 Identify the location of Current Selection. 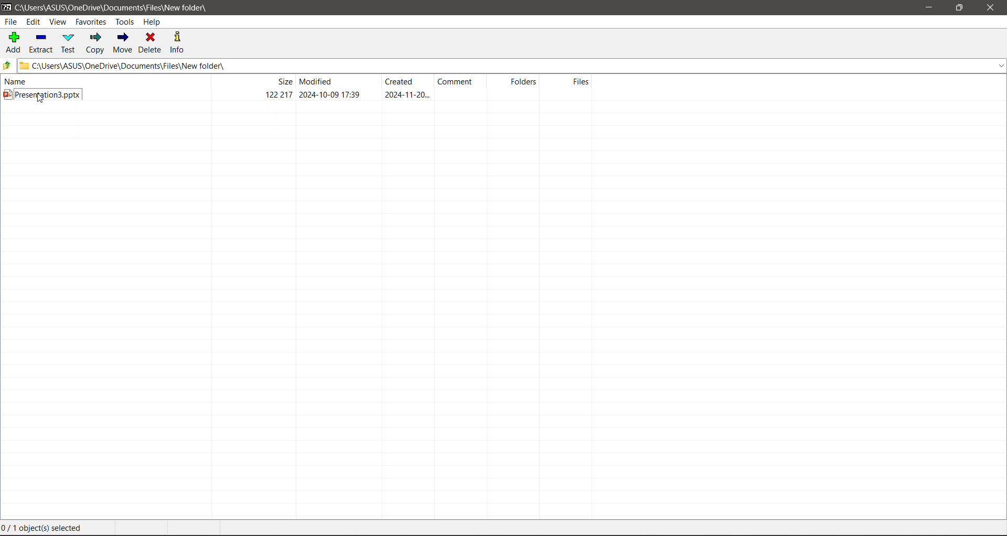
(47, 528).